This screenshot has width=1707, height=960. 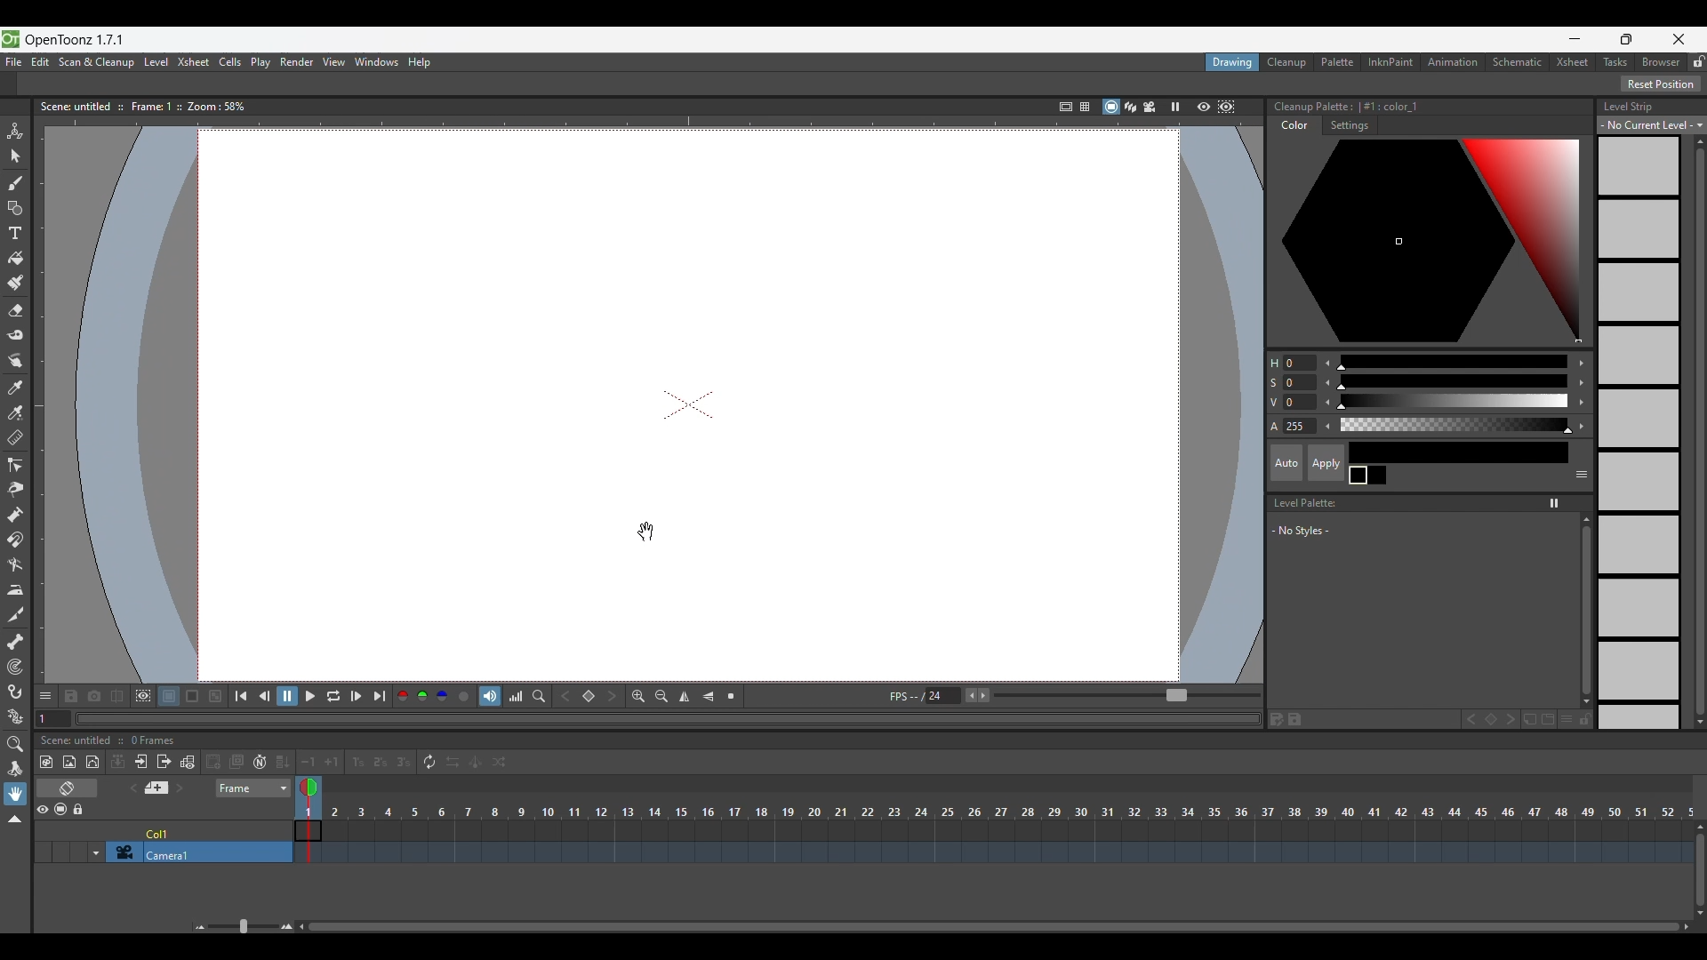 What do you see at coordinates (94, 696) in the screenshot?
I see `Snapshot` at bounding box center [94, 696].